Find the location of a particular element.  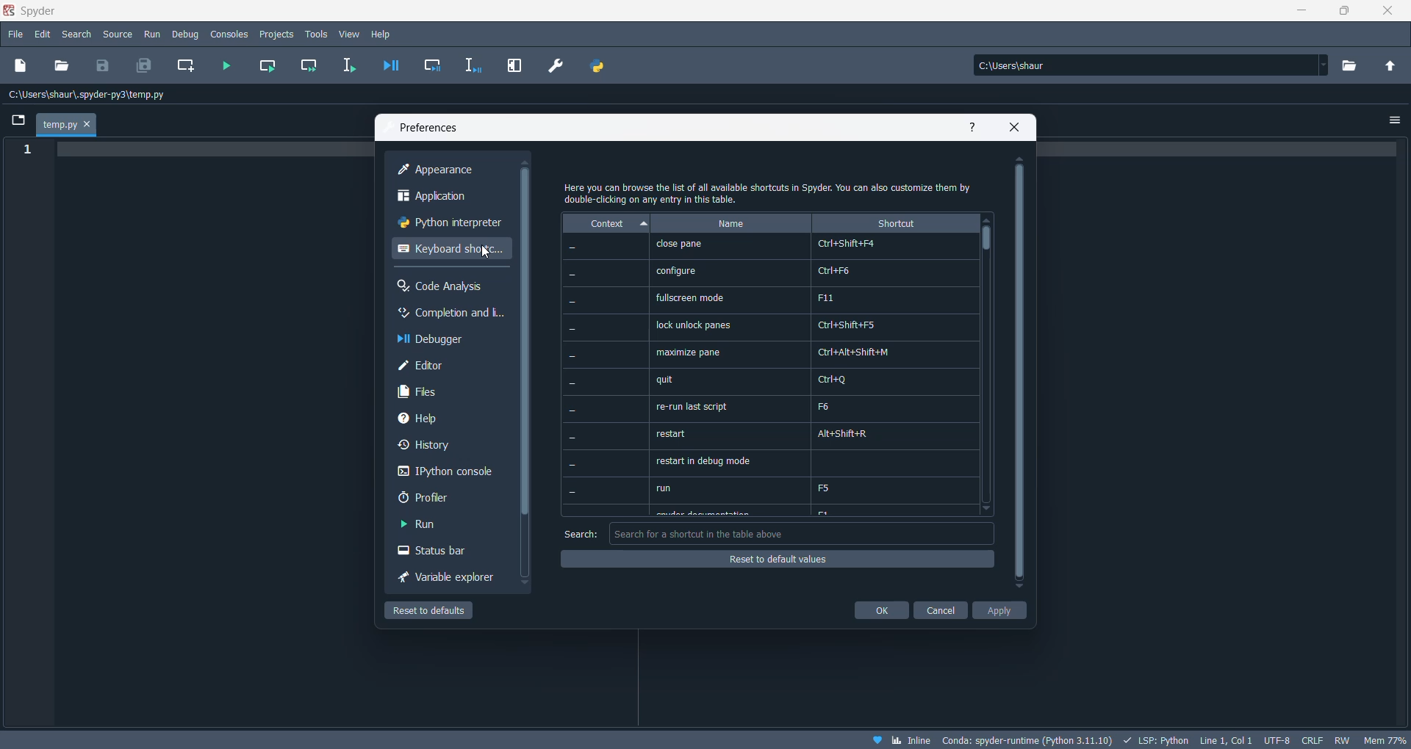

working directory is located at coordinates (1354, 66).